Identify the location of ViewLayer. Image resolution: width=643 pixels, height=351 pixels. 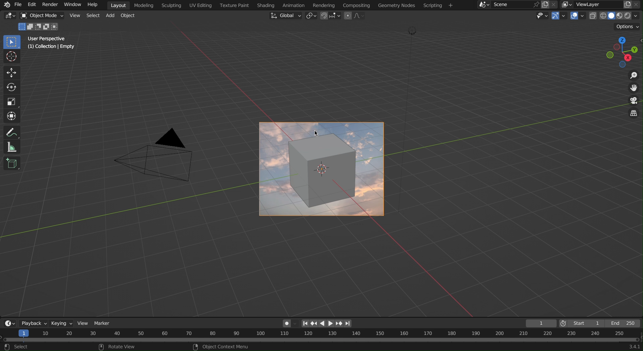
(602, 5).